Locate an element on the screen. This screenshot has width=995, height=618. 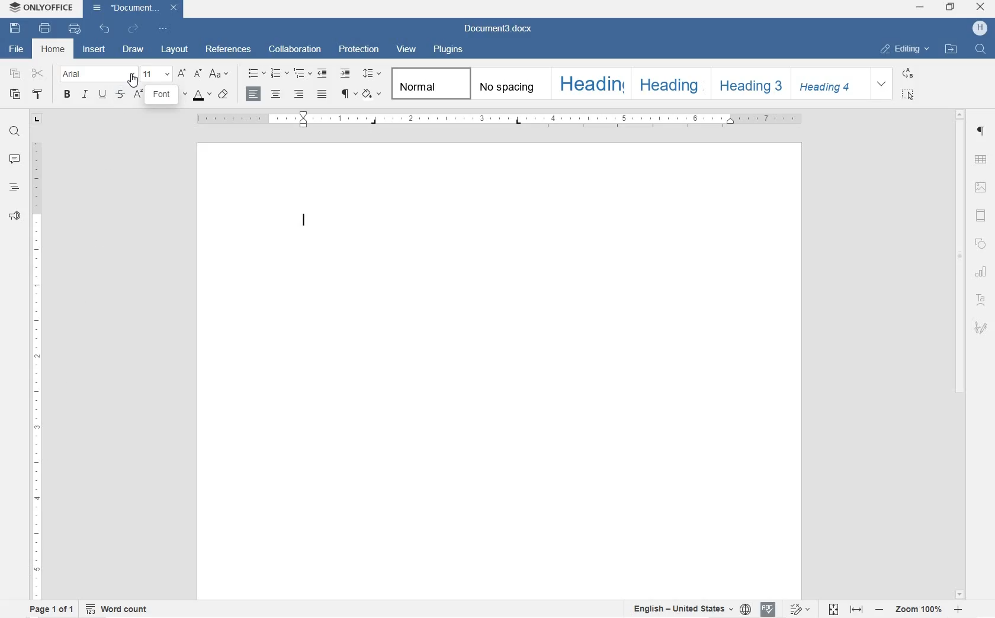
RULER is located at coordinates (502, 121).